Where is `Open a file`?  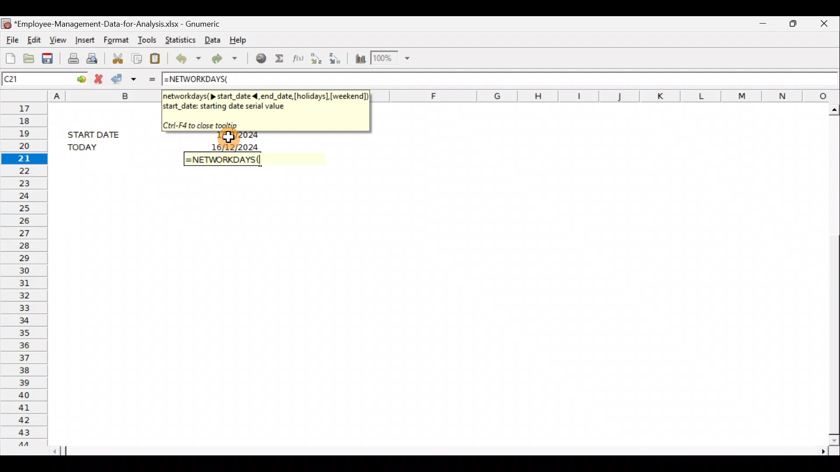 Open a file is located at coordinates (28, 57).